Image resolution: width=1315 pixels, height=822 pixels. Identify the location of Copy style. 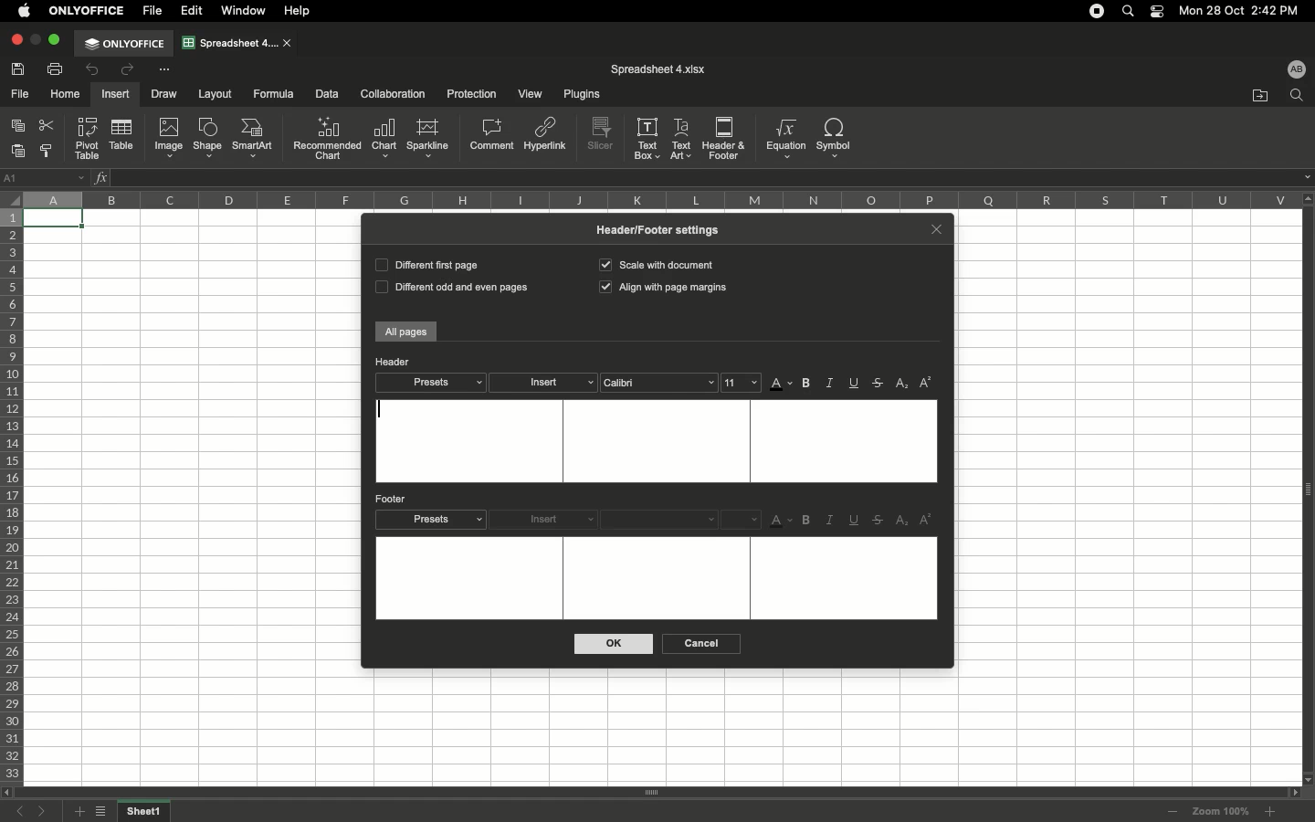
(48, 152).